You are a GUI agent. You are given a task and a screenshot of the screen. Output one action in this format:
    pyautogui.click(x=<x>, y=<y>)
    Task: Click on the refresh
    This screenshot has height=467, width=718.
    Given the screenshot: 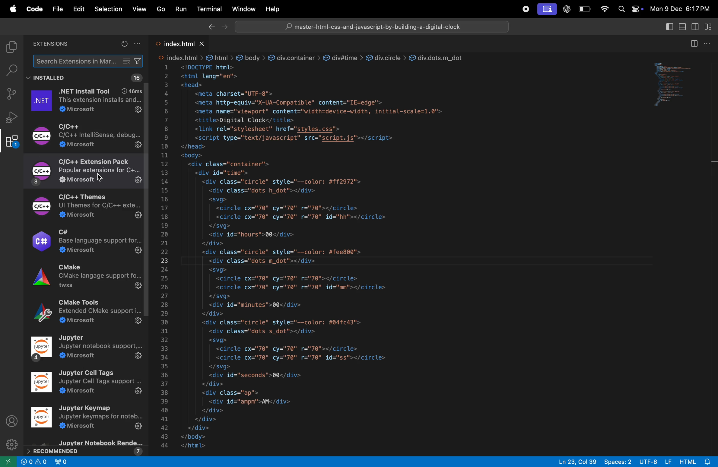 What is the action you would take?
    pyautogui.click(x=124, y=44)
    